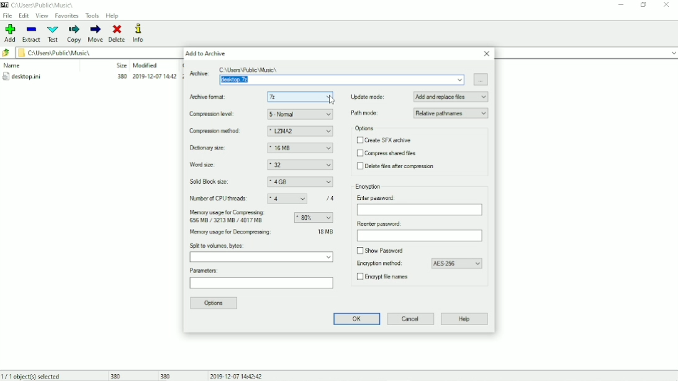  Describe the element at coordinates (206, 53) in the screenshot. I see `Add to Archive` at that location.